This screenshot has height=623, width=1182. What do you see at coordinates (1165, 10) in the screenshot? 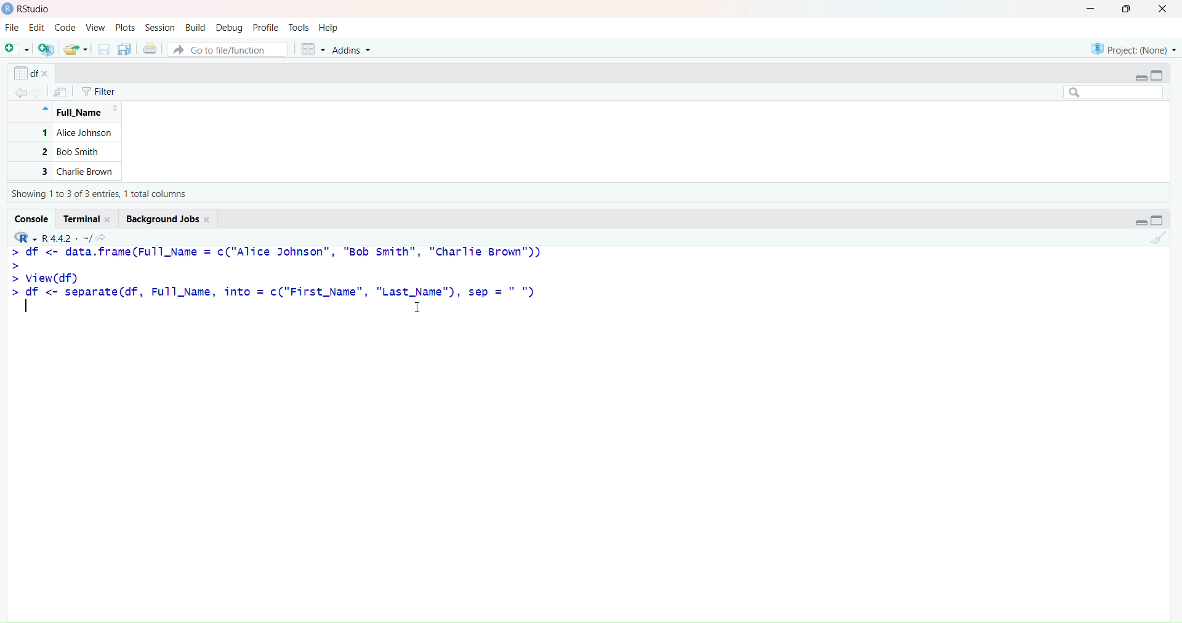
I see `Close` at bounding box center [1165, 10].